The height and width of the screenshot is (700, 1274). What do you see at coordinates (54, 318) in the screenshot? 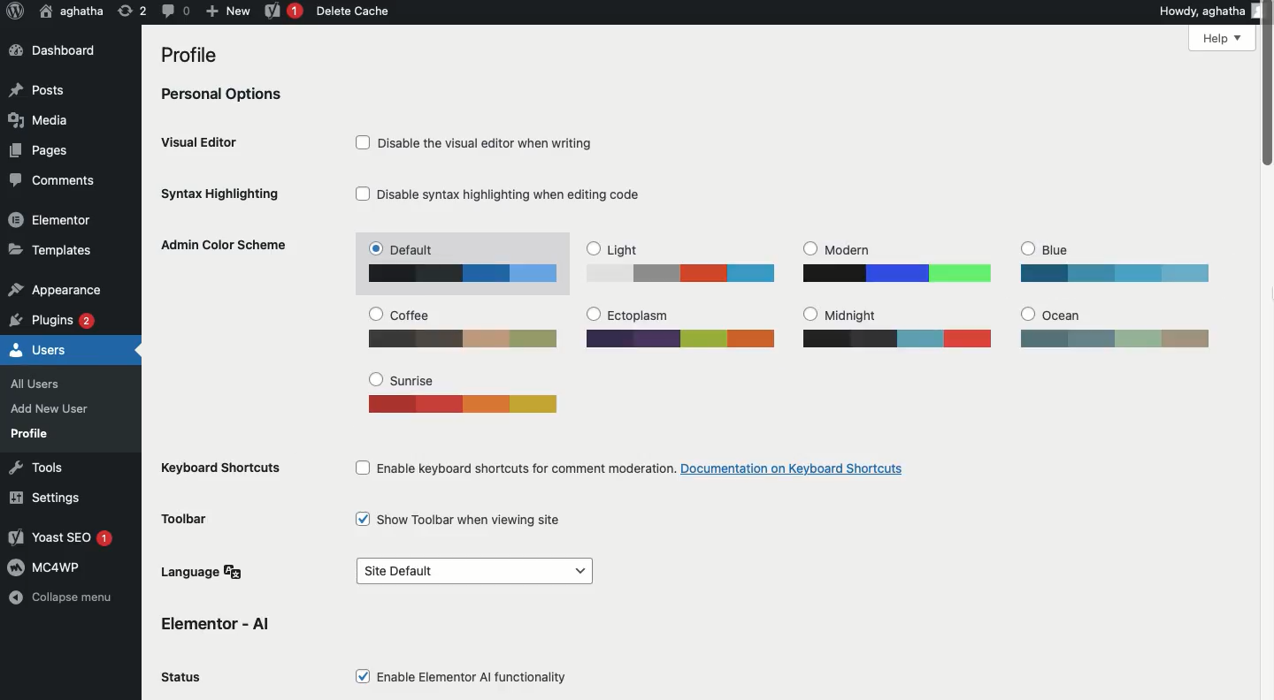
I see `Plugins` at bounding box center [54, 318].